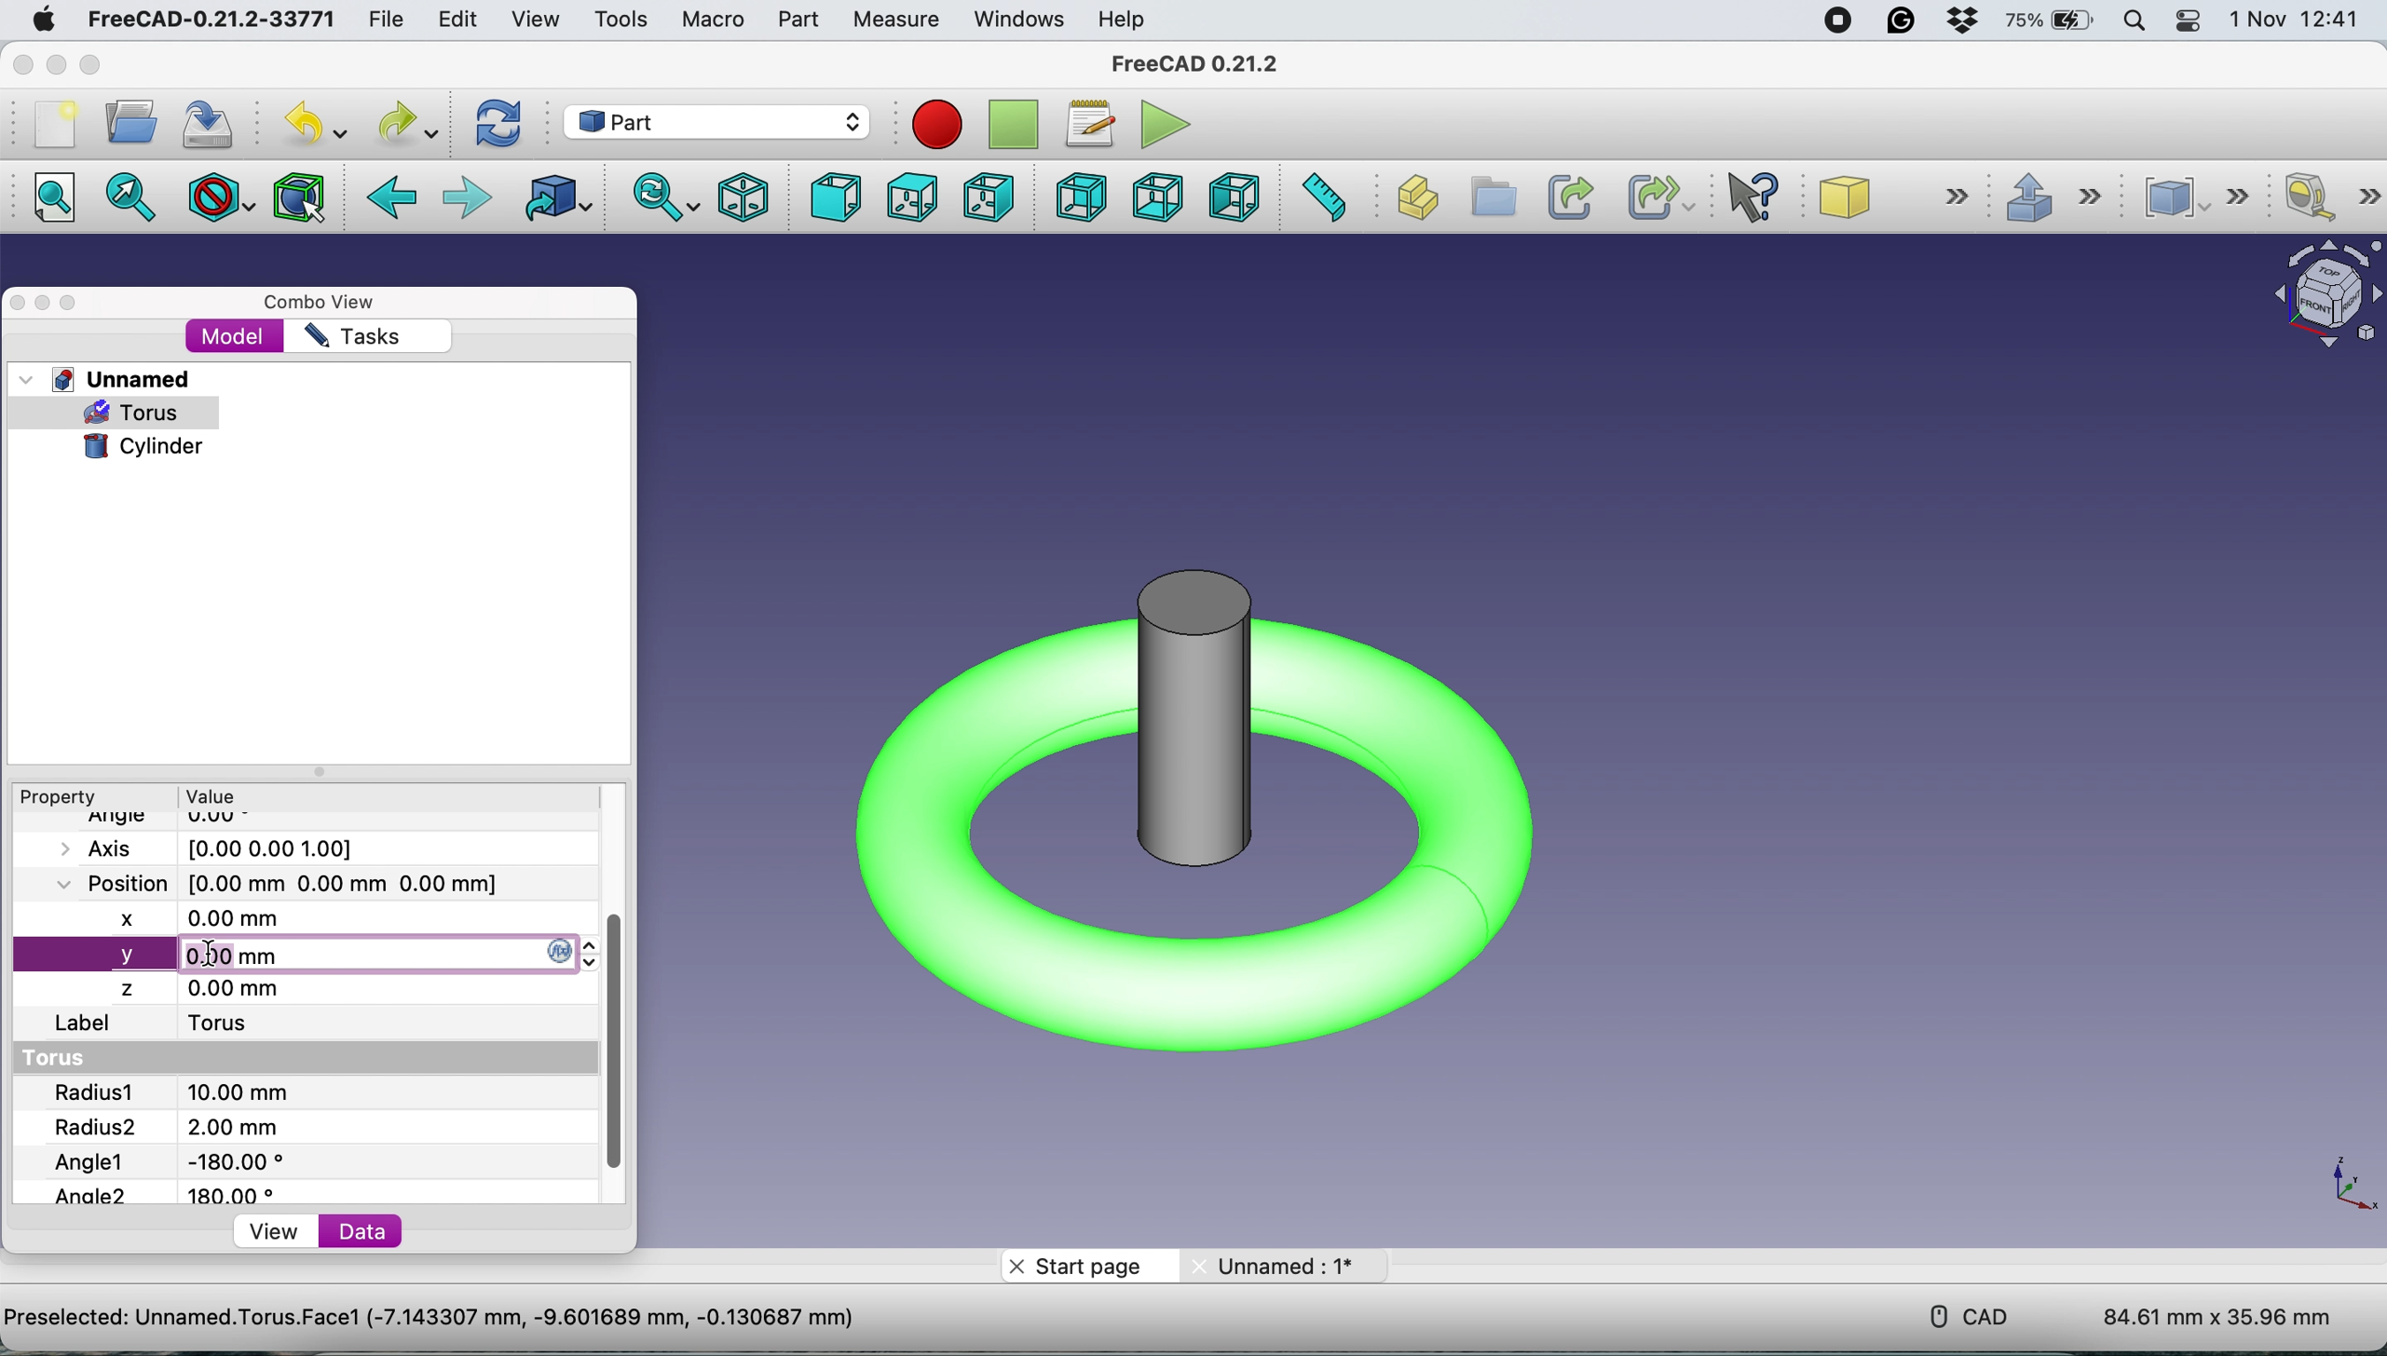 This screenshot has height=1356, width=2387. Describe the element at coordinates (615, 1047) in the screenshot. I see `vertical scroll bar` at that location.